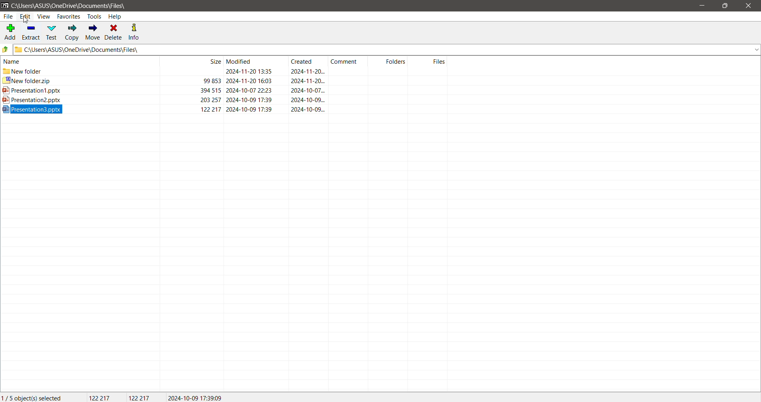 Image resolution: width=761 pixels, height=402 pixels. Describe the element at coordinates (72, 32) in the screenshot. I see `Copy` at that location.